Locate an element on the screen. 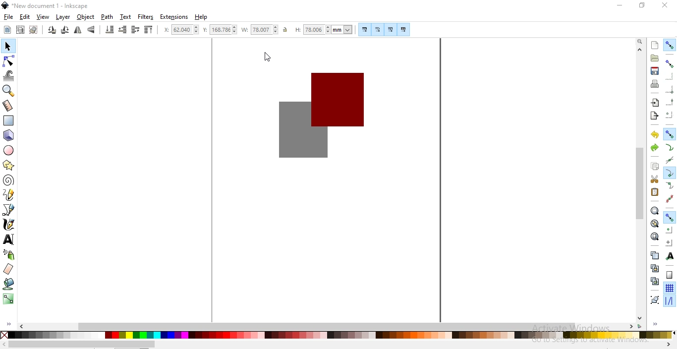 This screenshot has width=677, height=349. snap text anchors and baselines is located at coordinates (669, 257).